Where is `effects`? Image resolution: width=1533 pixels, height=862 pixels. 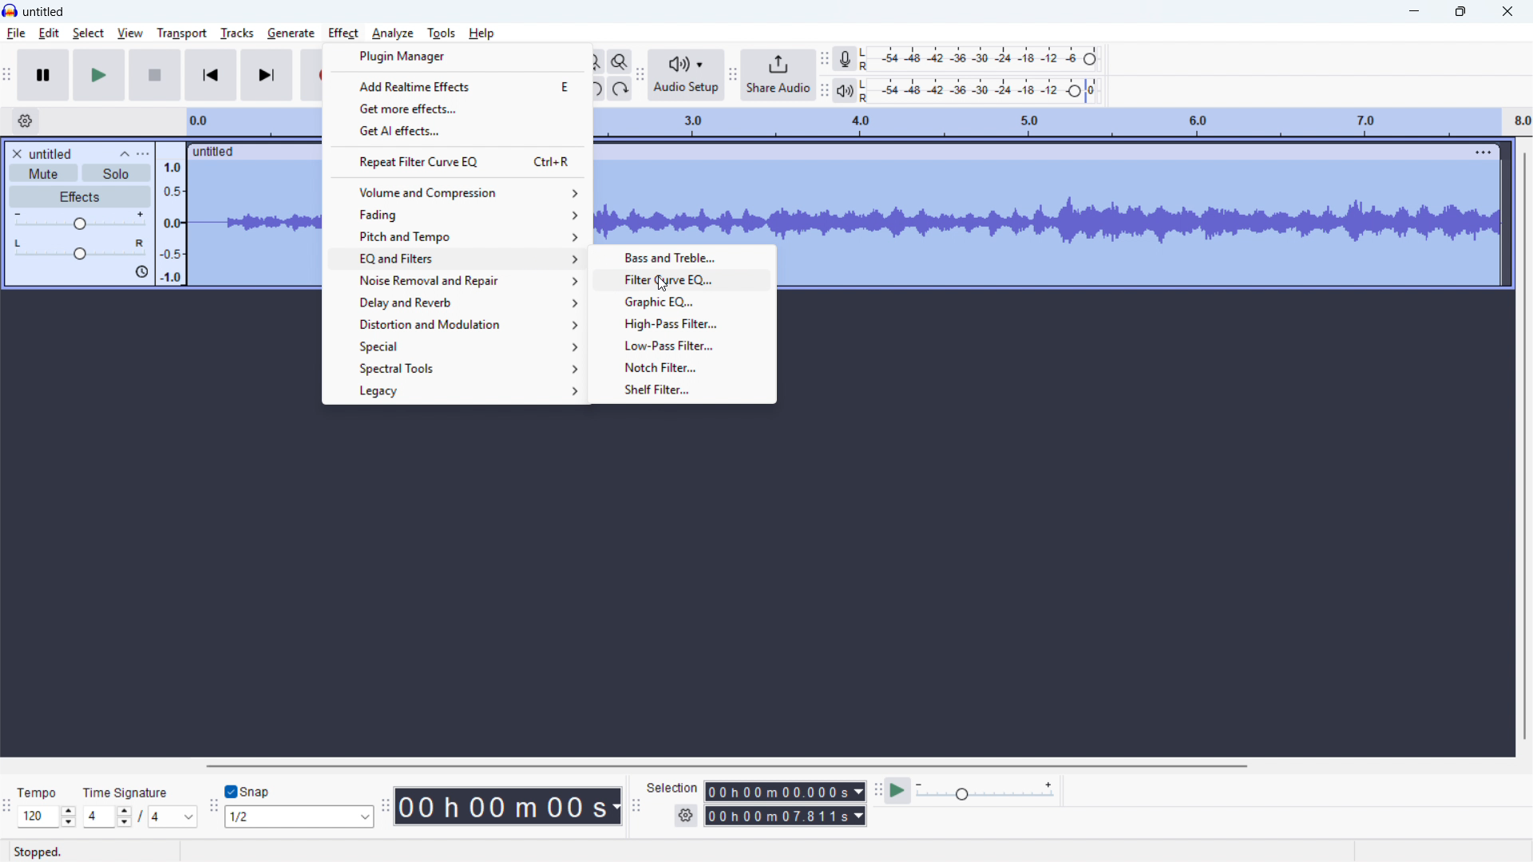 effects is located at coordinates (80, 196).